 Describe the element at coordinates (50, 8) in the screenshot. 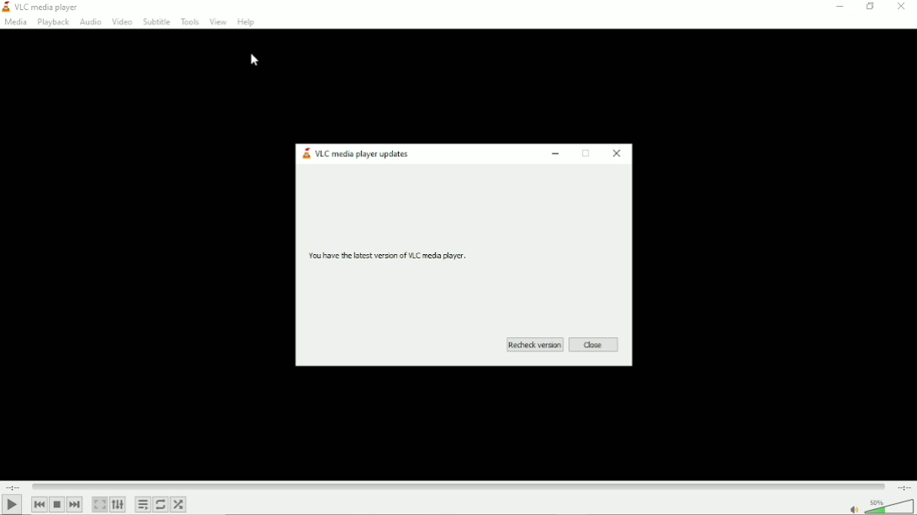

I see `VLC media player` at that location.